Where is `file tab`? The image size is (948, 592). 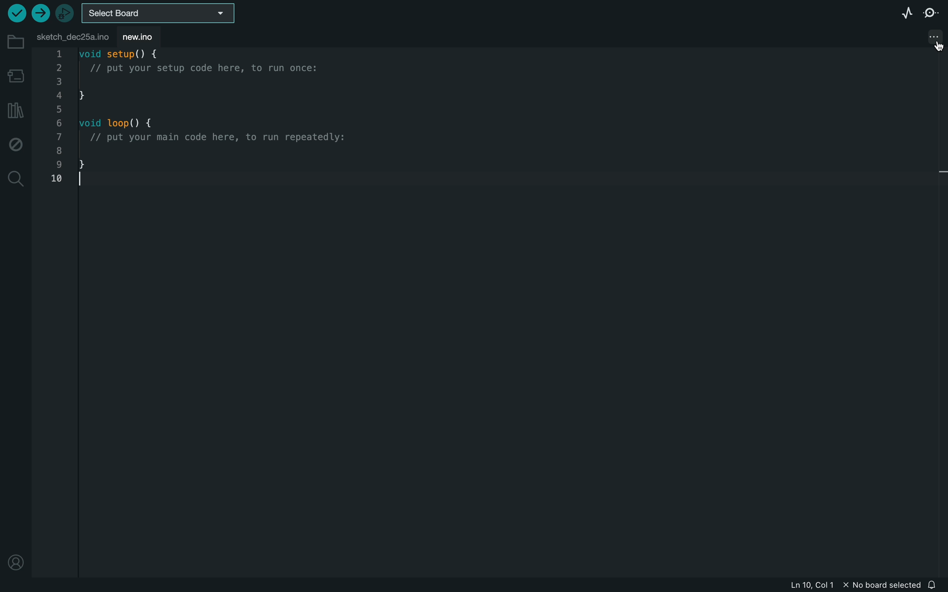
file tab is located at coordinates (72, 35).